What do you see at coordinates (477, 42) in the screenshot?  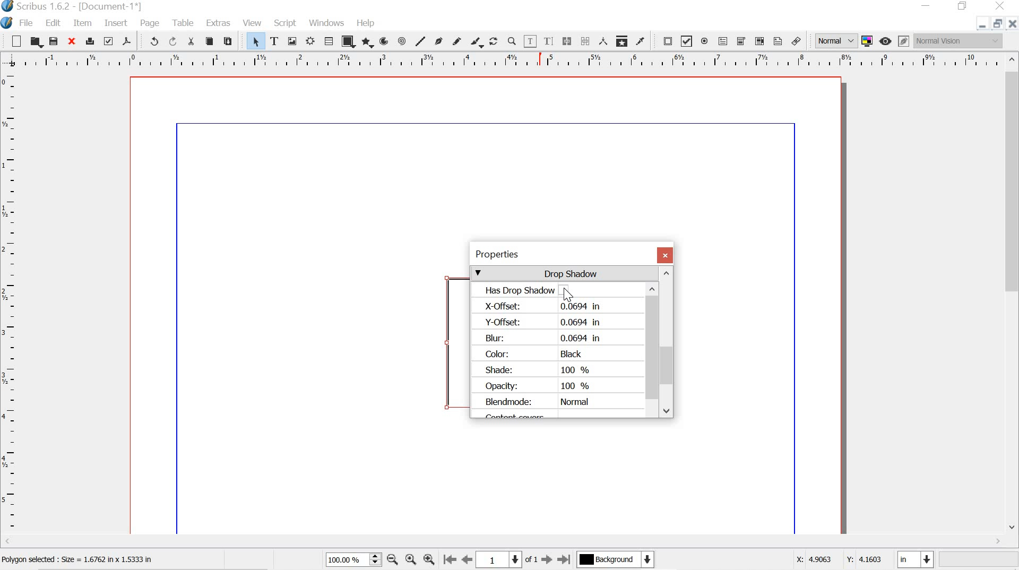 I see `calligraphic line` at bounding box center [477, 42].